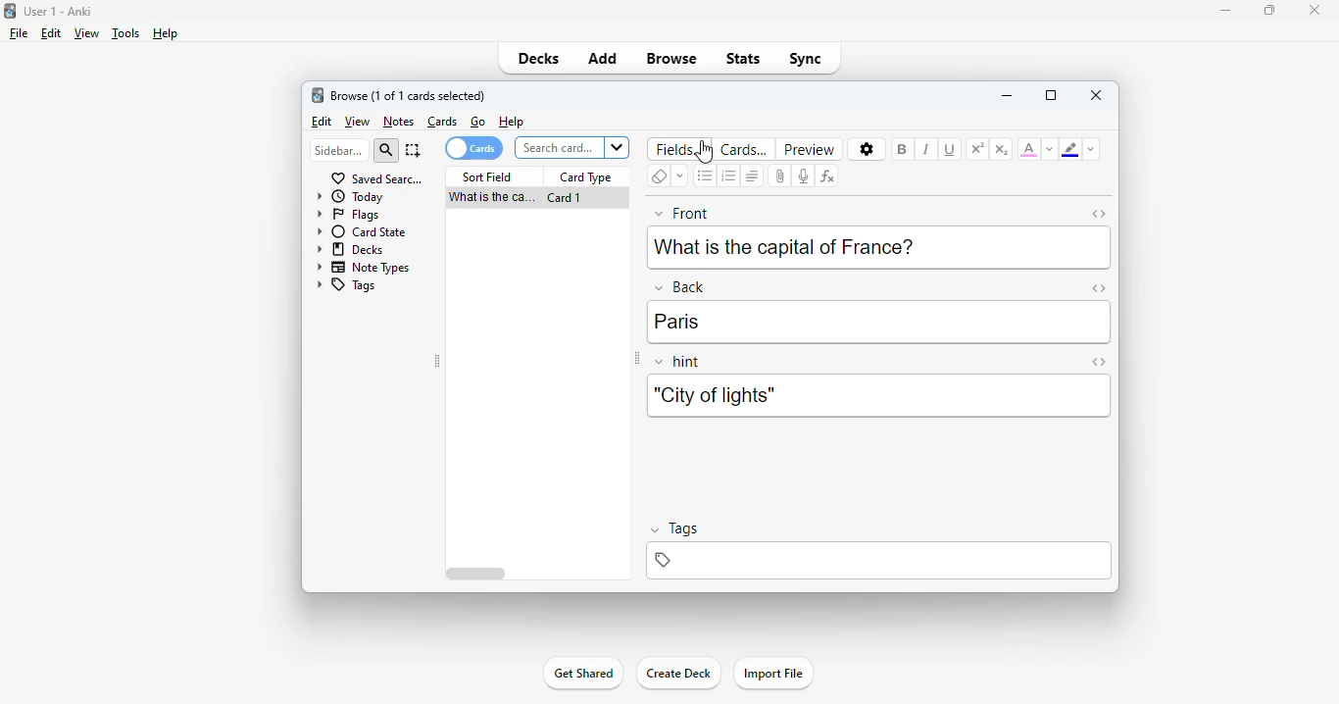 The image size is (1339, 704). Describe the element at coordinates (868, 150) in the screenshot. I see `options` at that location.